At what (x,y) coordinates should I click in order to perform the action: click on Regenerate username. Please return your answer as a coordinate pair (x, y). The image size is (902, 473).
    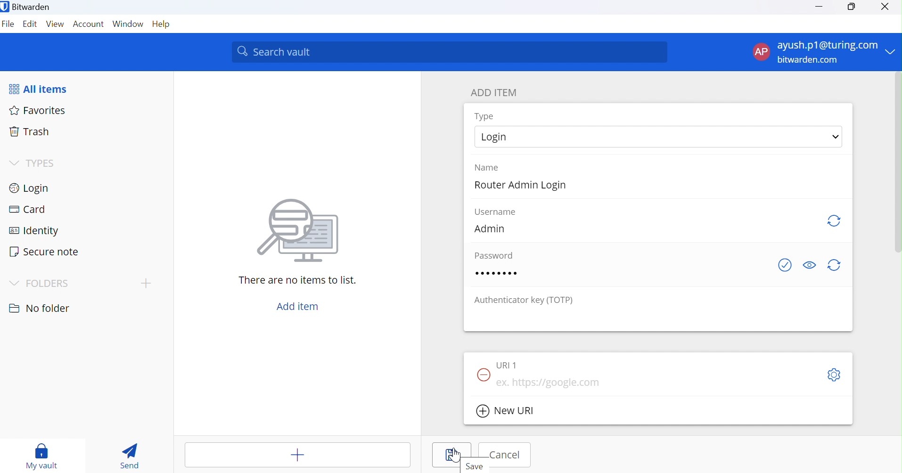
    Looking at the image, I should click on (833, 221).